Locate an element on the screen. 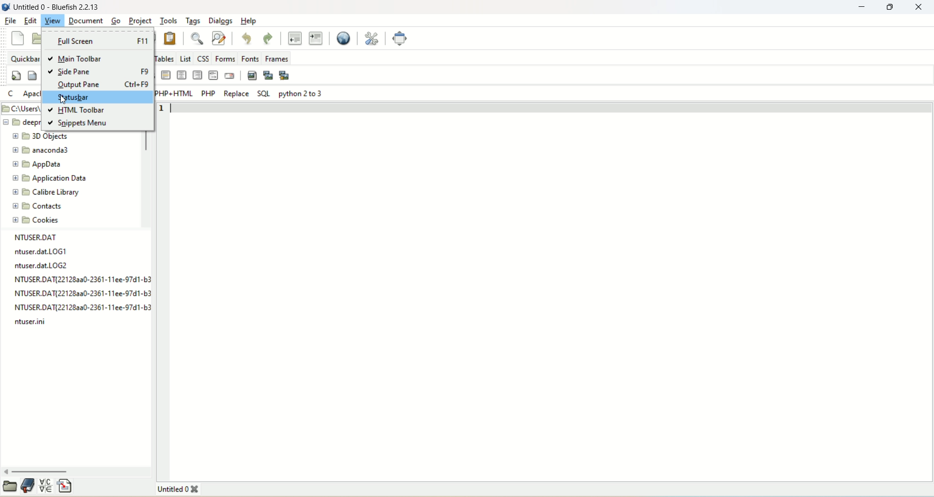 This screenshot has height=497, width=934. title is located at coordinates (56, 8).